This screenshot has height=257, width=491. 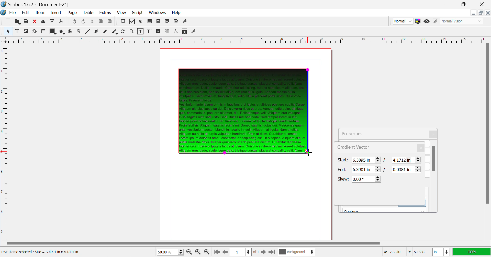 What do you see at coordinates (185, 31) in the screenshot?
I see `Copy Item Properties` at bounding box center [185, 31].